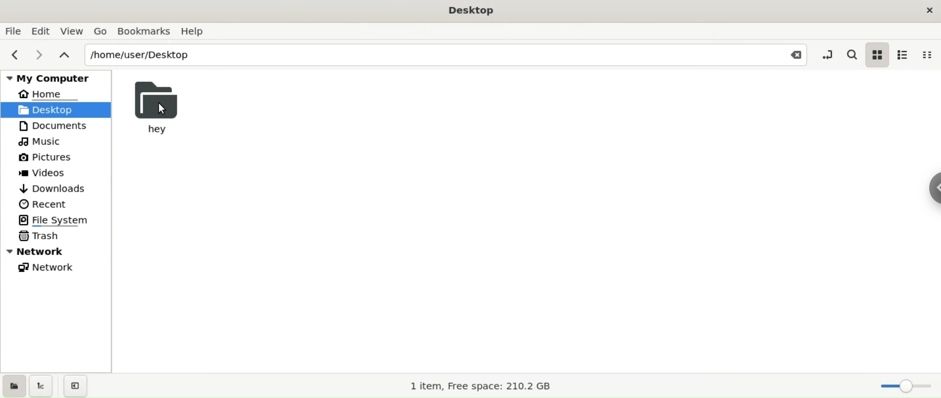  I want to click on previous, so click(14, 54).